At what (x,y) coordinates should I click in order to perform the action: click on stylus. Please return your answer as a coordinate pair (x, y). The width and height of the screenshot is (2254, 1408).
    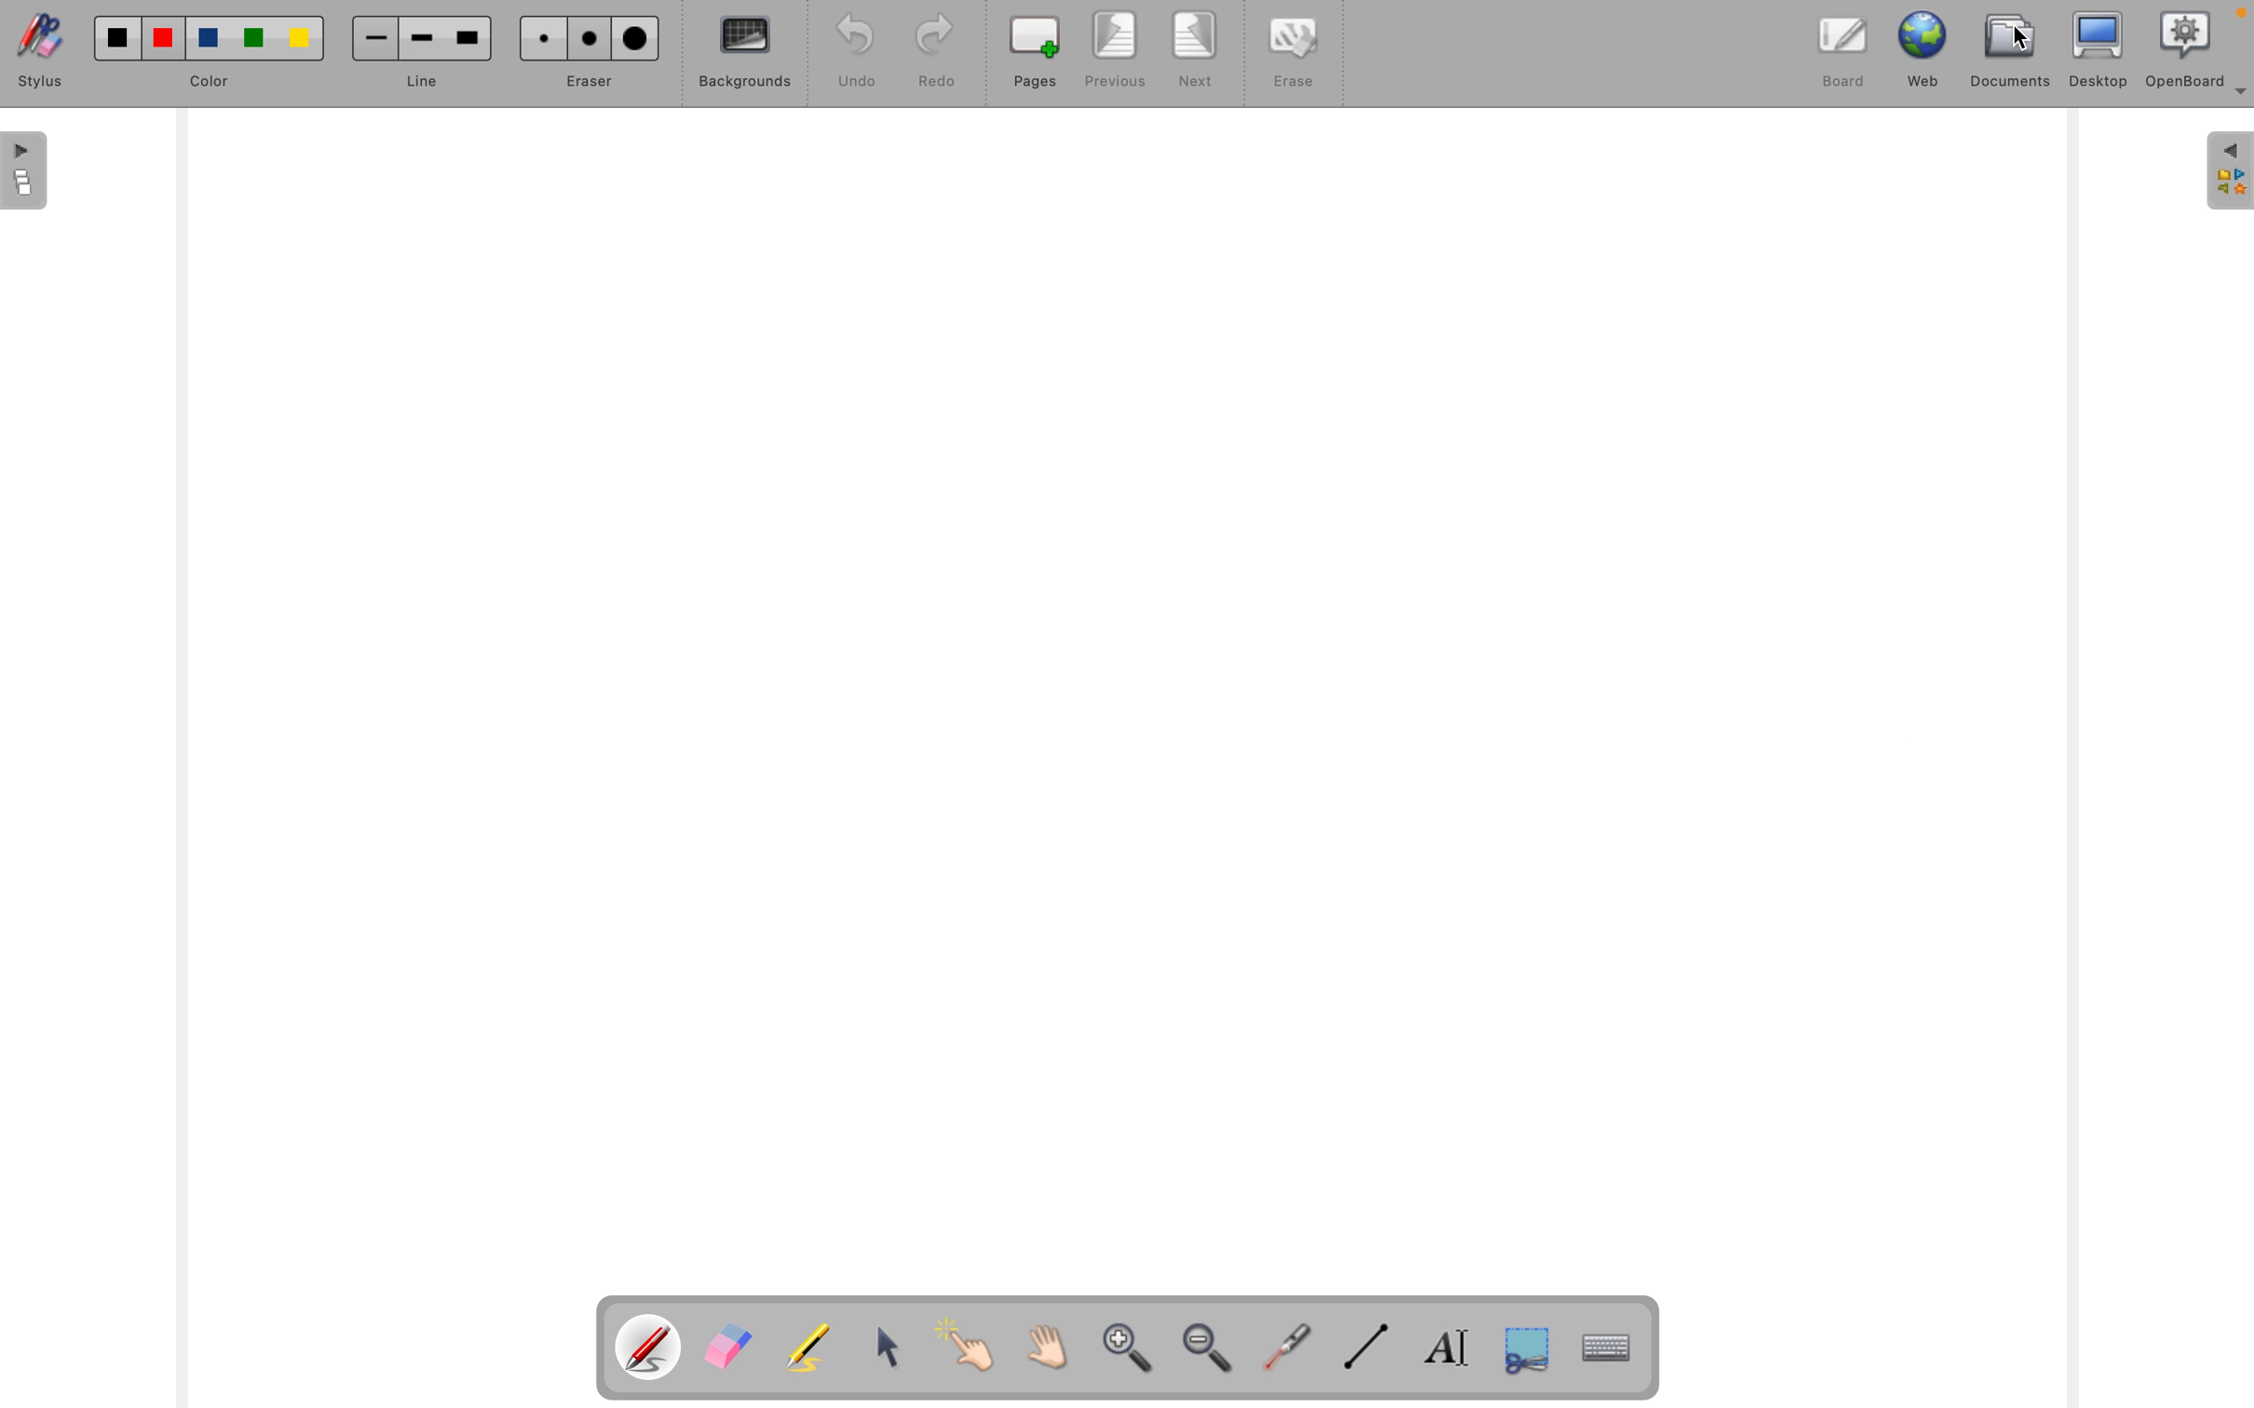
    Looking at the image, I should click on (35, 56).